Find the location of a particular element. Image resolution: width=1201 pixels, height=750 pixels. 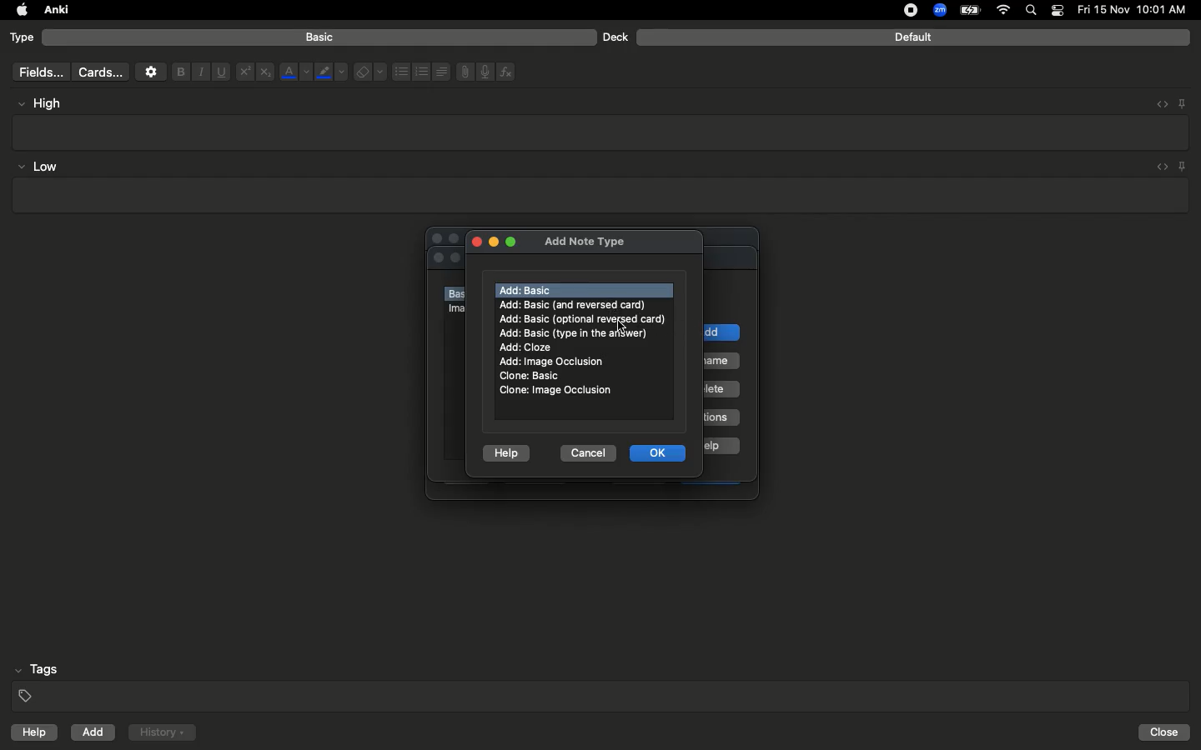

Default is located at coordinates (913, 37).